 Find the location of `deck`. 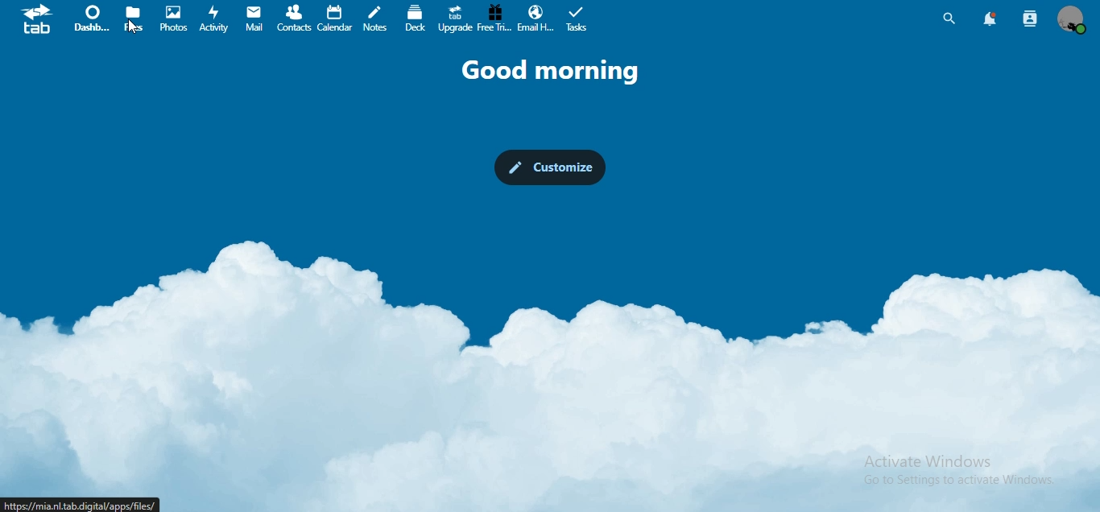

deck is located at coordinates (416, 18).